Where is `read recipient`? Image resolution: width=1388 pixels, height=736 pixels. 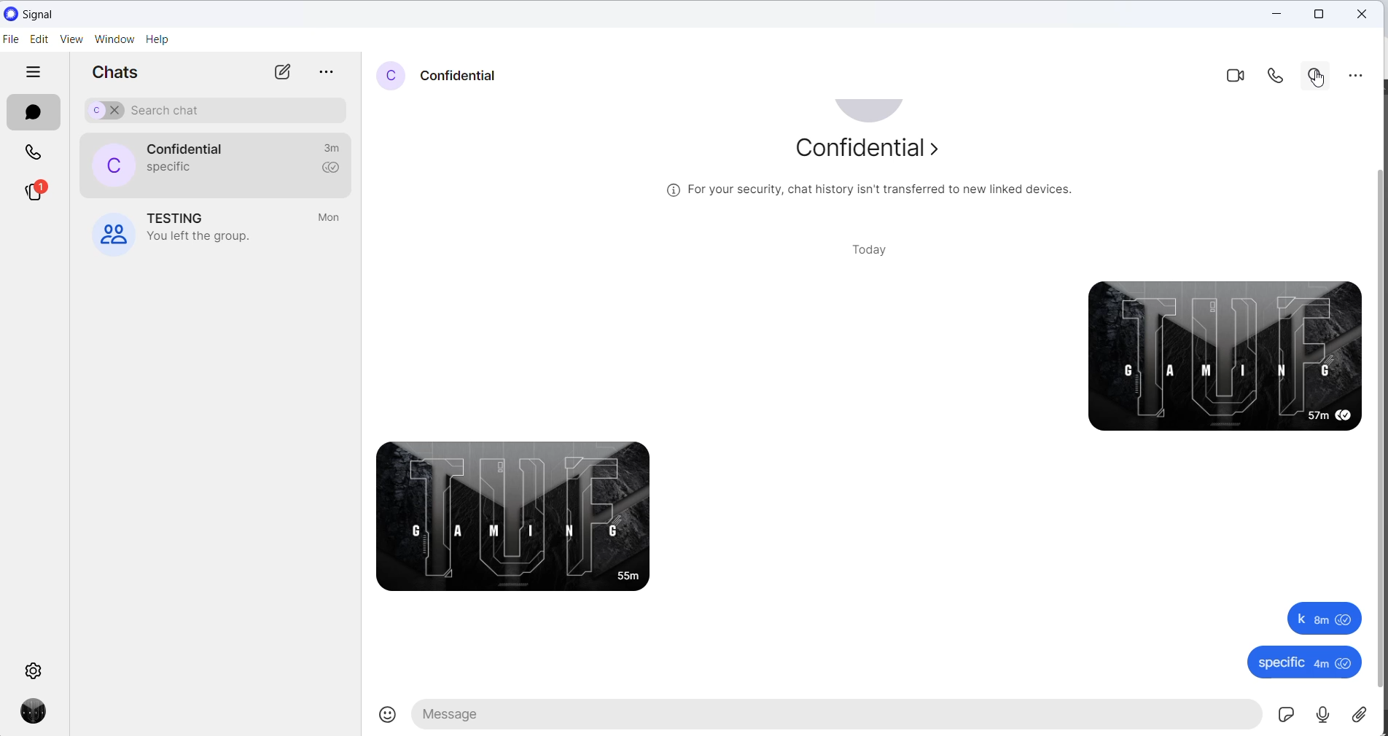
read recipient is located at coordinates (334, 168).